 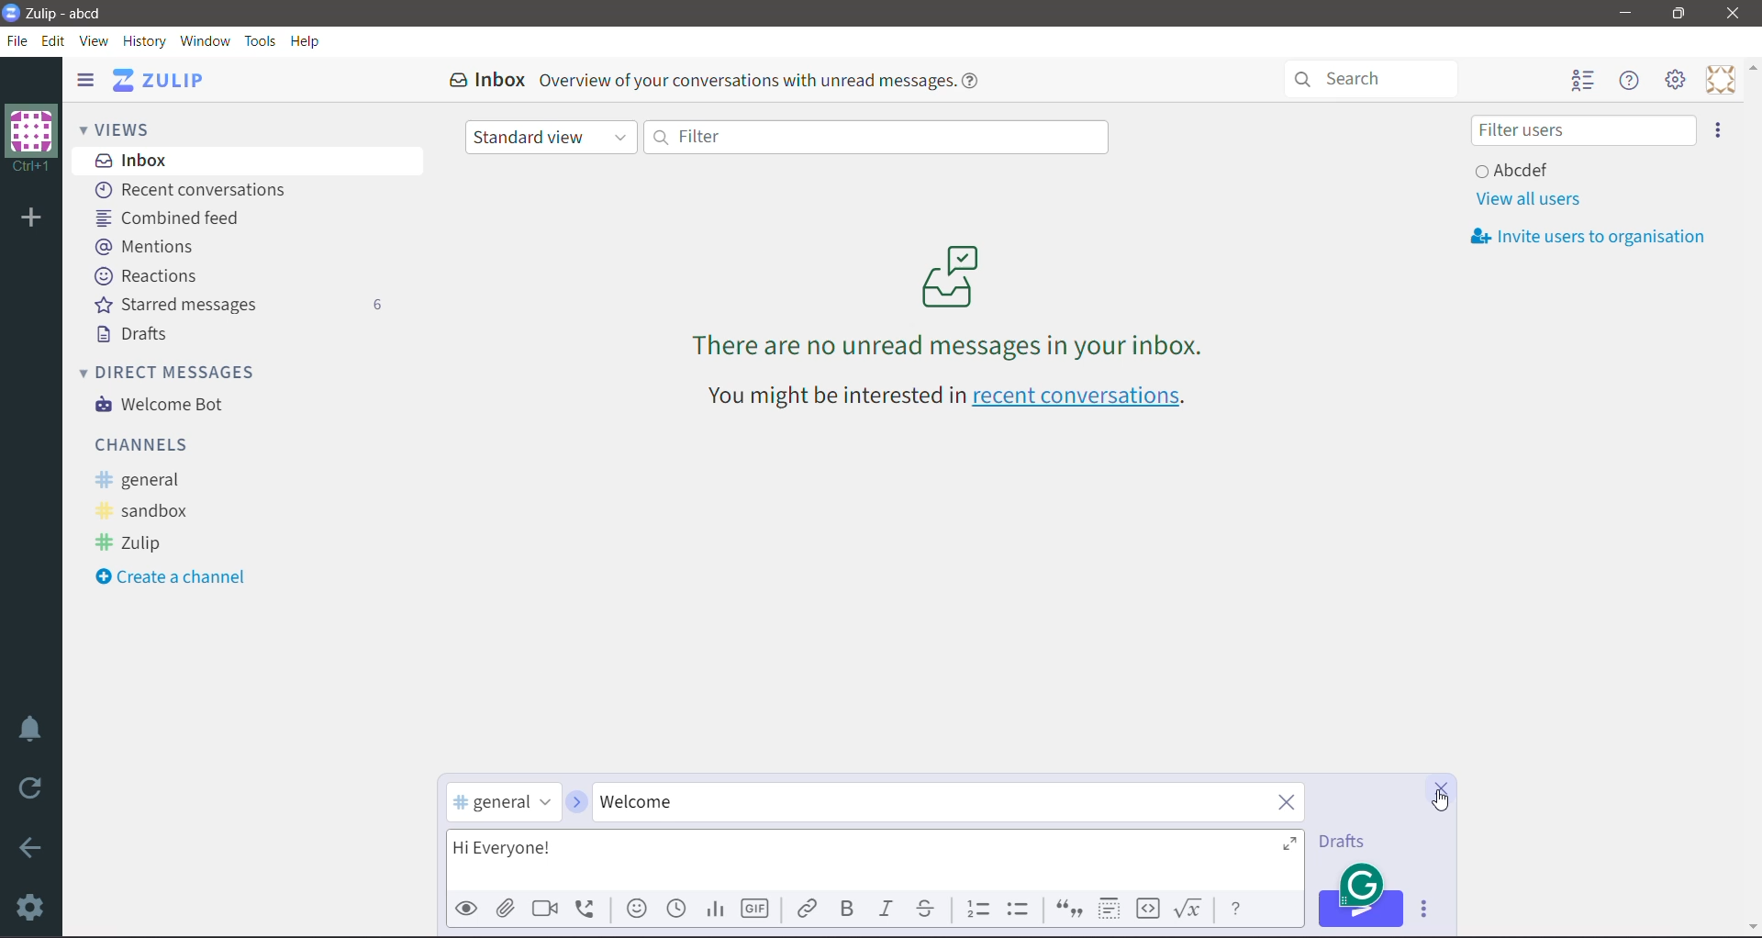 What do you see at coordinates (1281, 803) in the screenshot?
I see `Clear Topic` at bounding box center [1281, 803].